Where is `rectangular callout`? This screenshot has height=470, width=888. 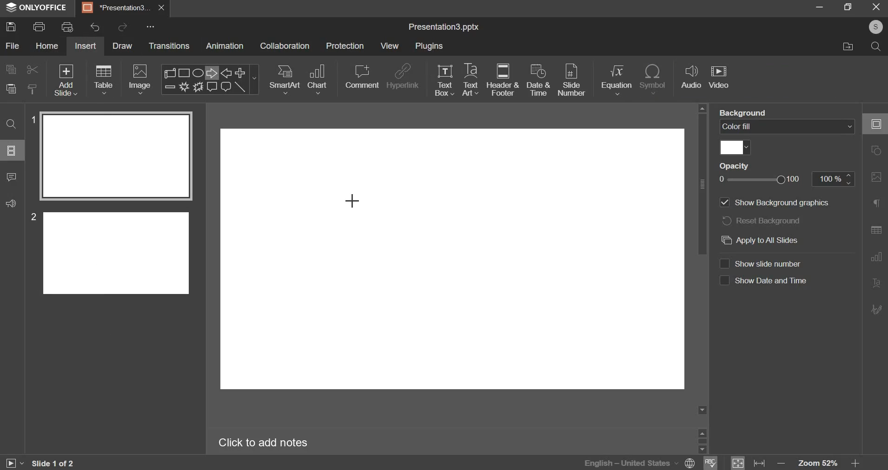 rectangular callout is located at coordinates (212, 87).